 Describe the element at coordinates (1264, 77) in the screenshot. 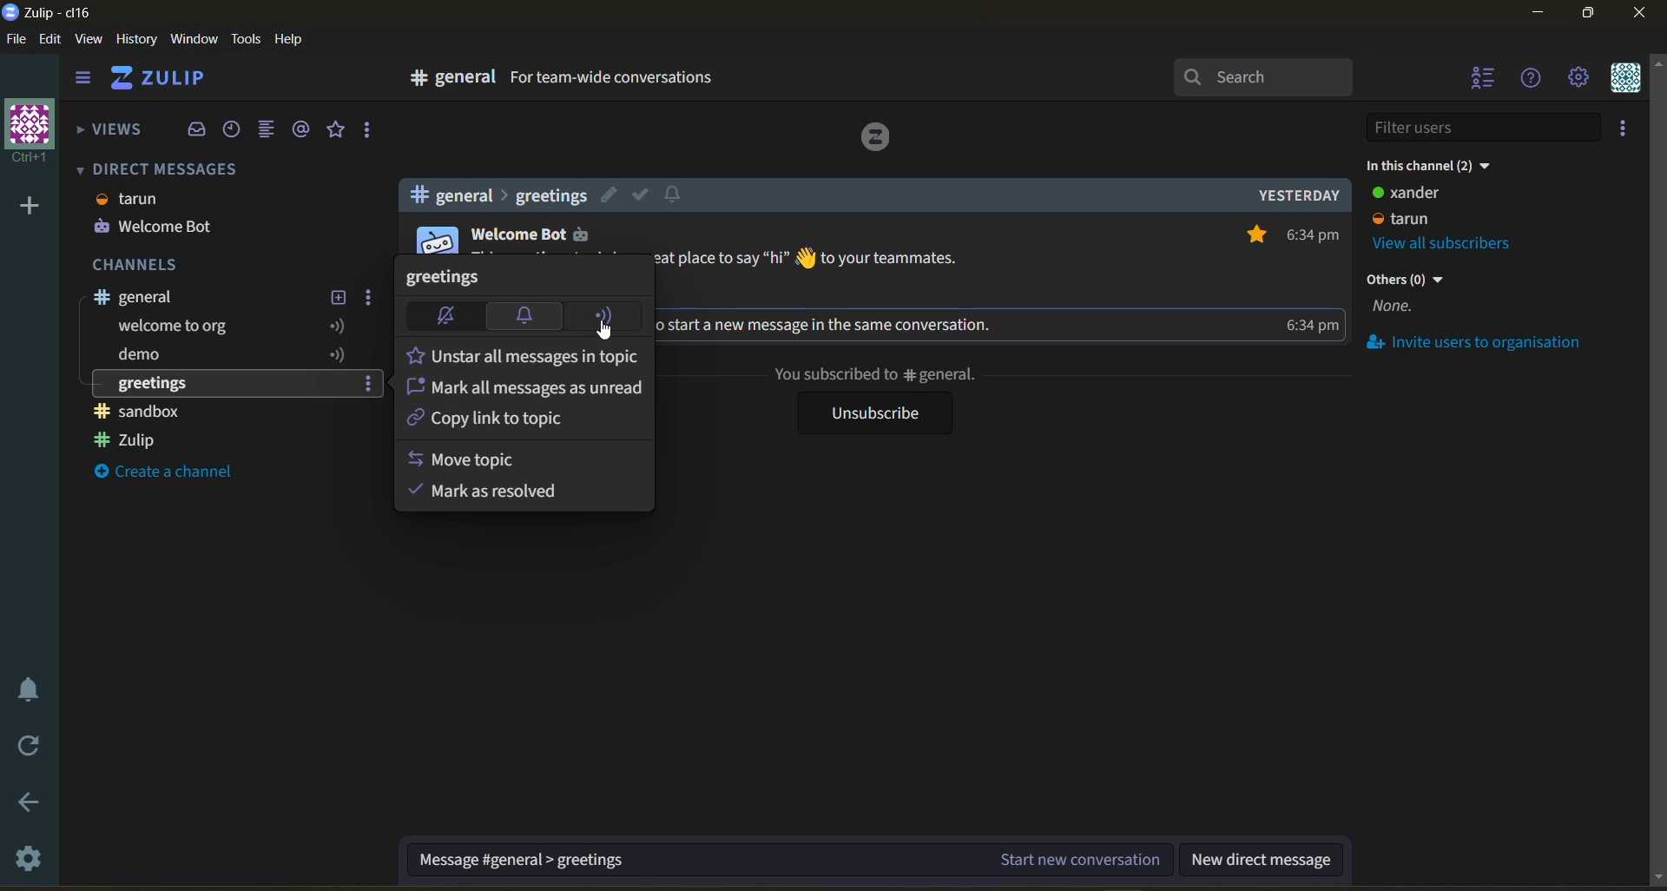

I see `search` at that location.